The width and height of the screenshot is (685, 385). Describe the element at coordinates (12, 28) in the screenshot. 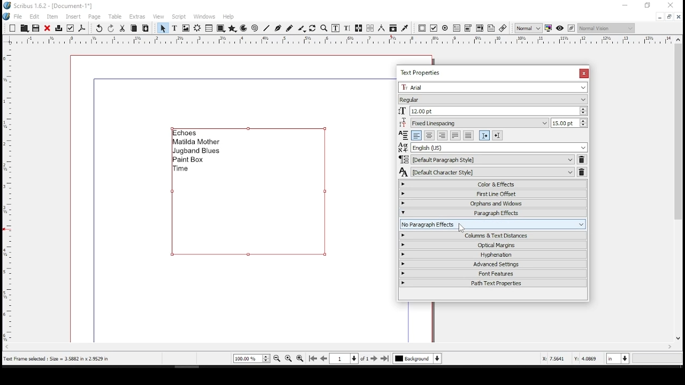

I see `new` at that location.